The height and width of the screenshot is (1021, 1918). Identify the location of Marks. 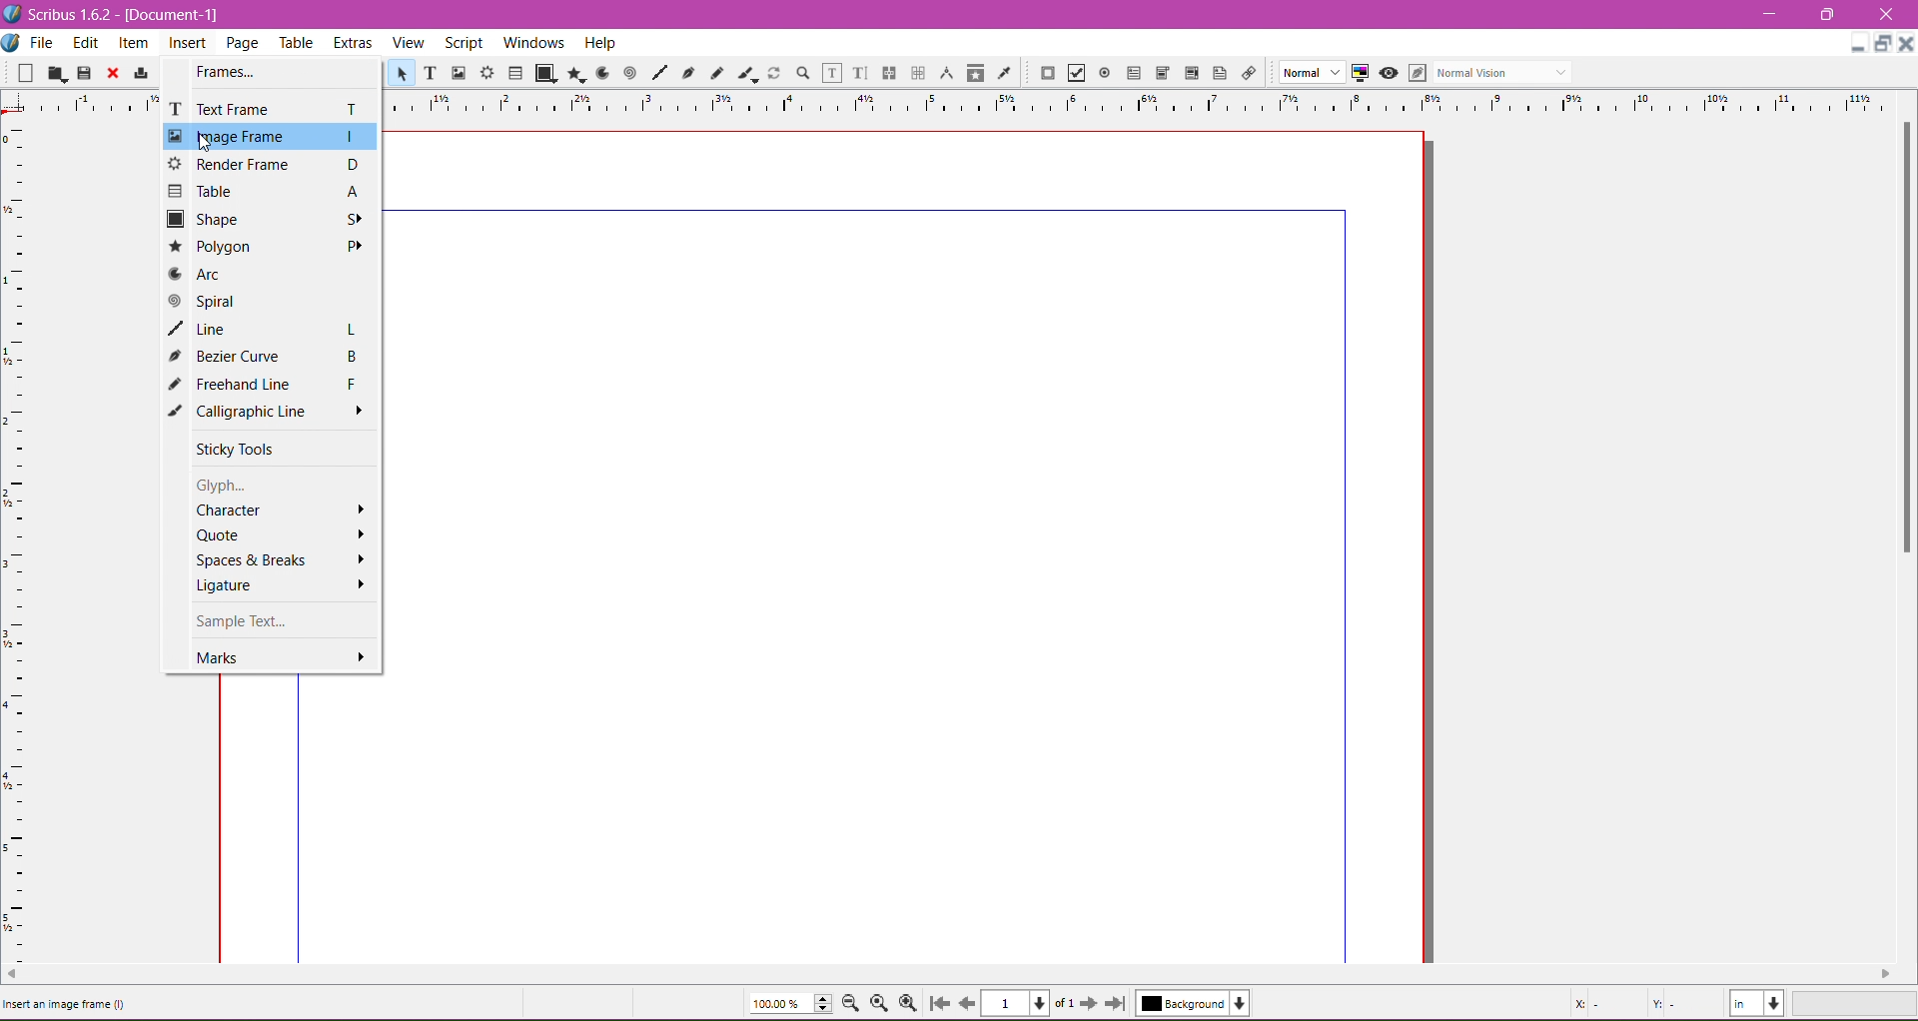
(282, 657).